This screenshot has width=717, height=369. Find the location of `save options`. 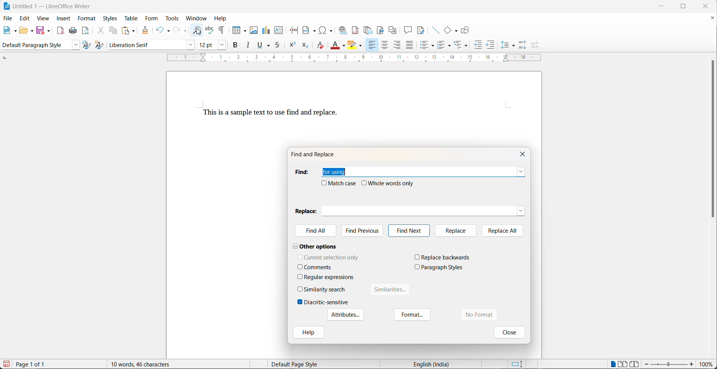

save options is located at coordinates (49, 30).